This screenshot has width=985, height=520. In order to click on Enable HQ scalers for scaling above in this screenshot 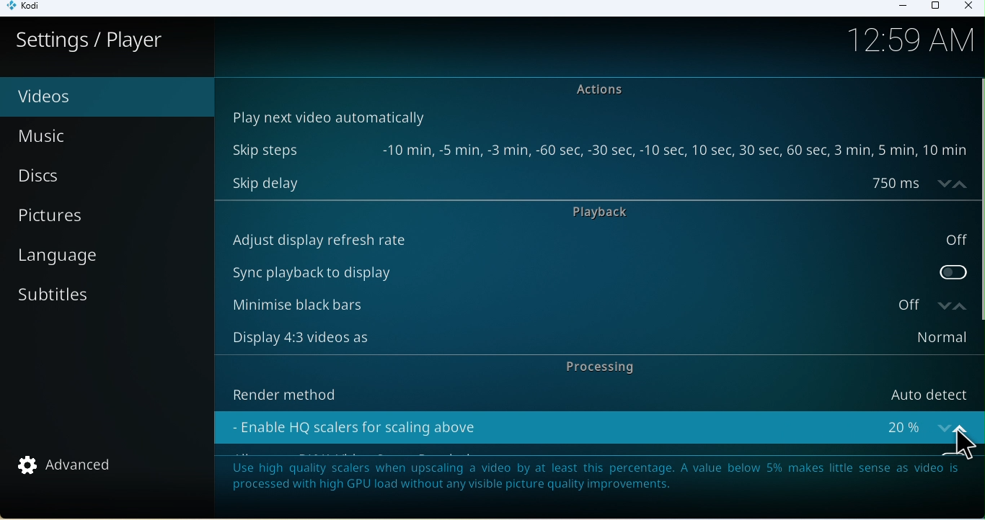, I will do `click(577, 424)`.